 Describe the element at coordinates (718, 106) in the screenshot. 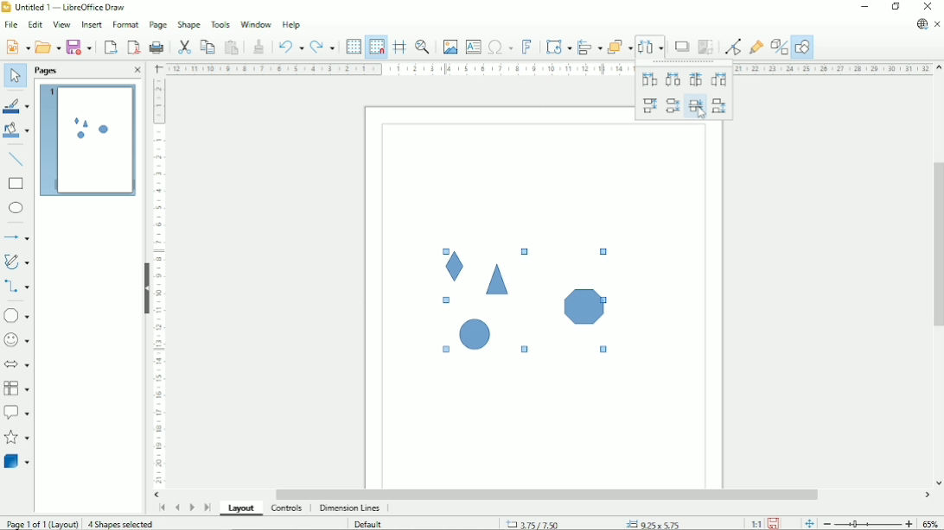

I see `Vertically bottom` at that location.